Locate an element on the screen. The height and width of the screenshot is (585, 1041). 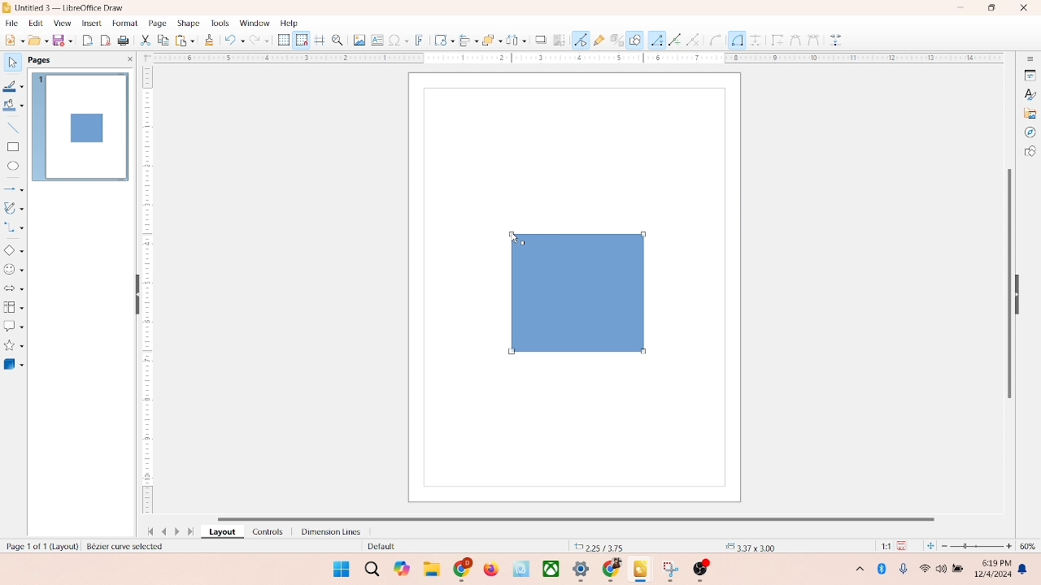
textbox is located at coordinates (377, 41).